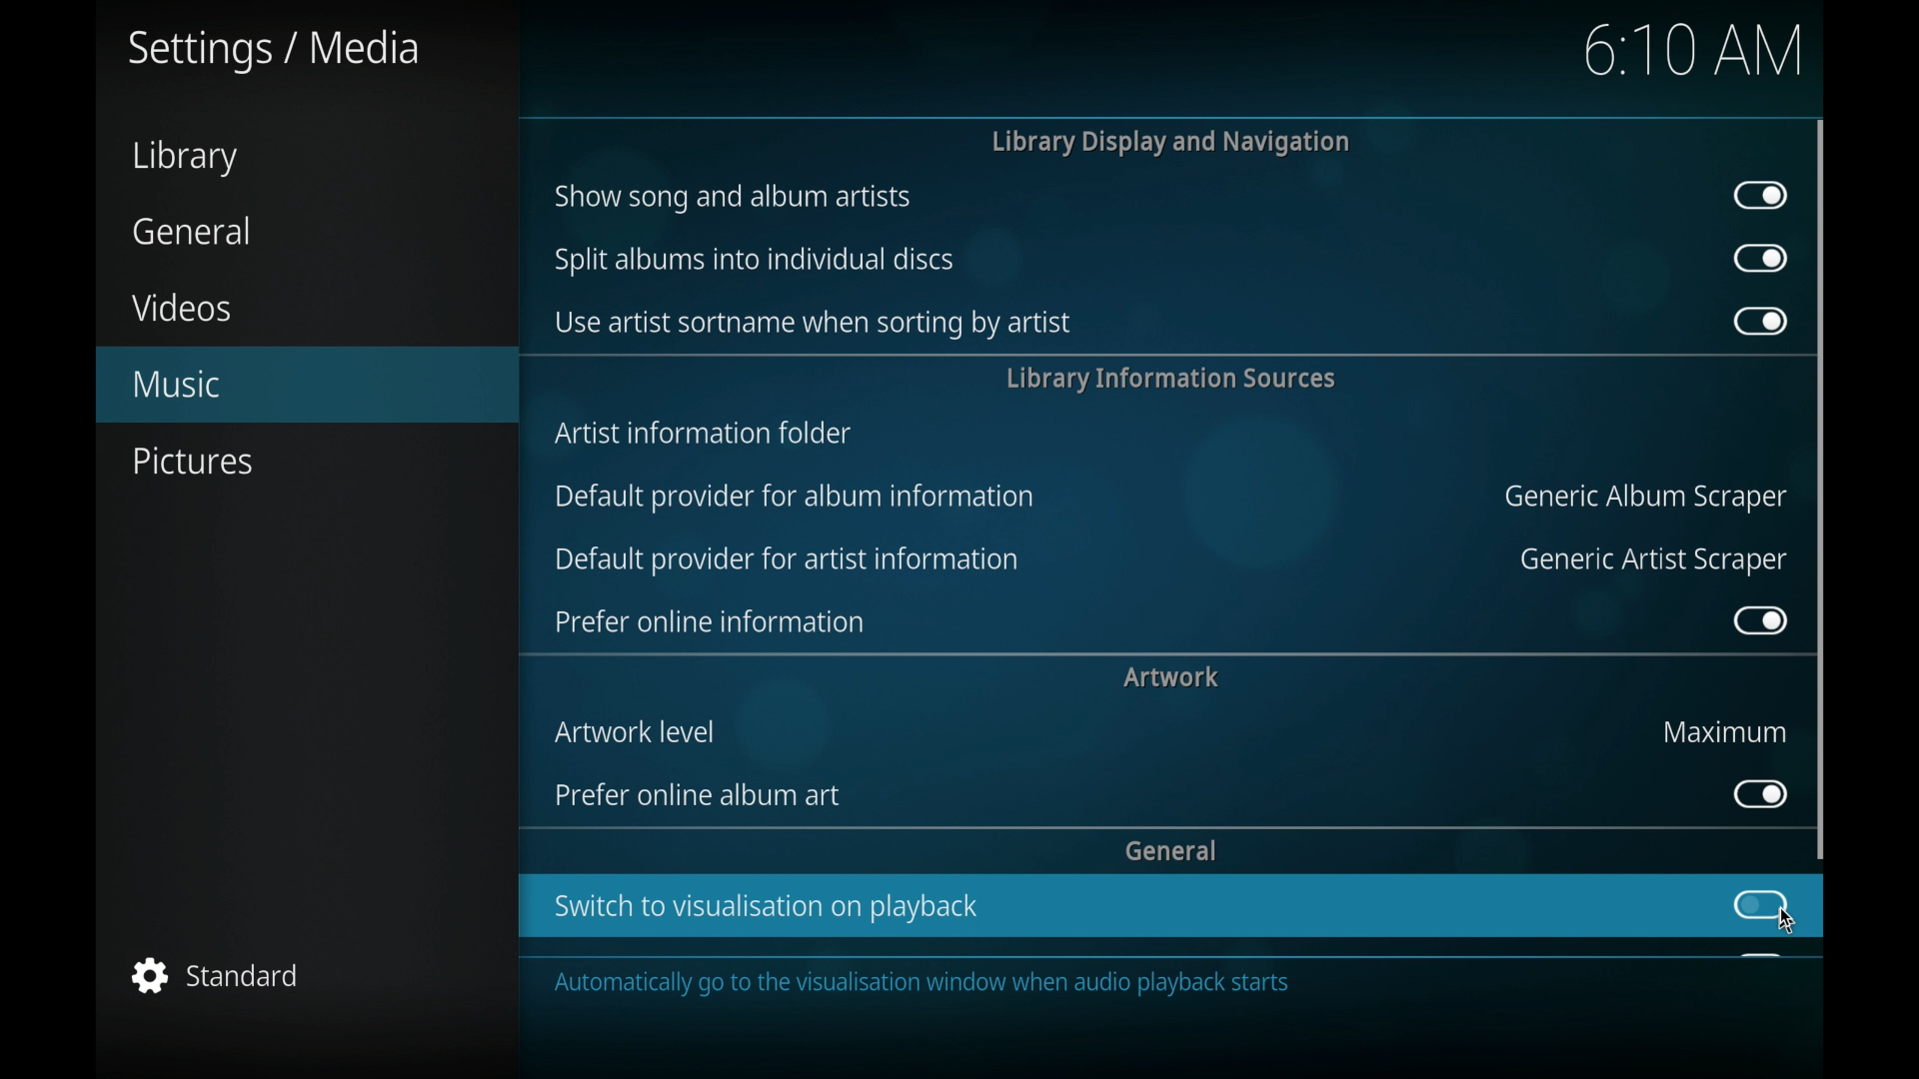  What do you see at coordinates (1171, 676) in the screenshot?
I see `artwork` at bounding box center [1171, 676].